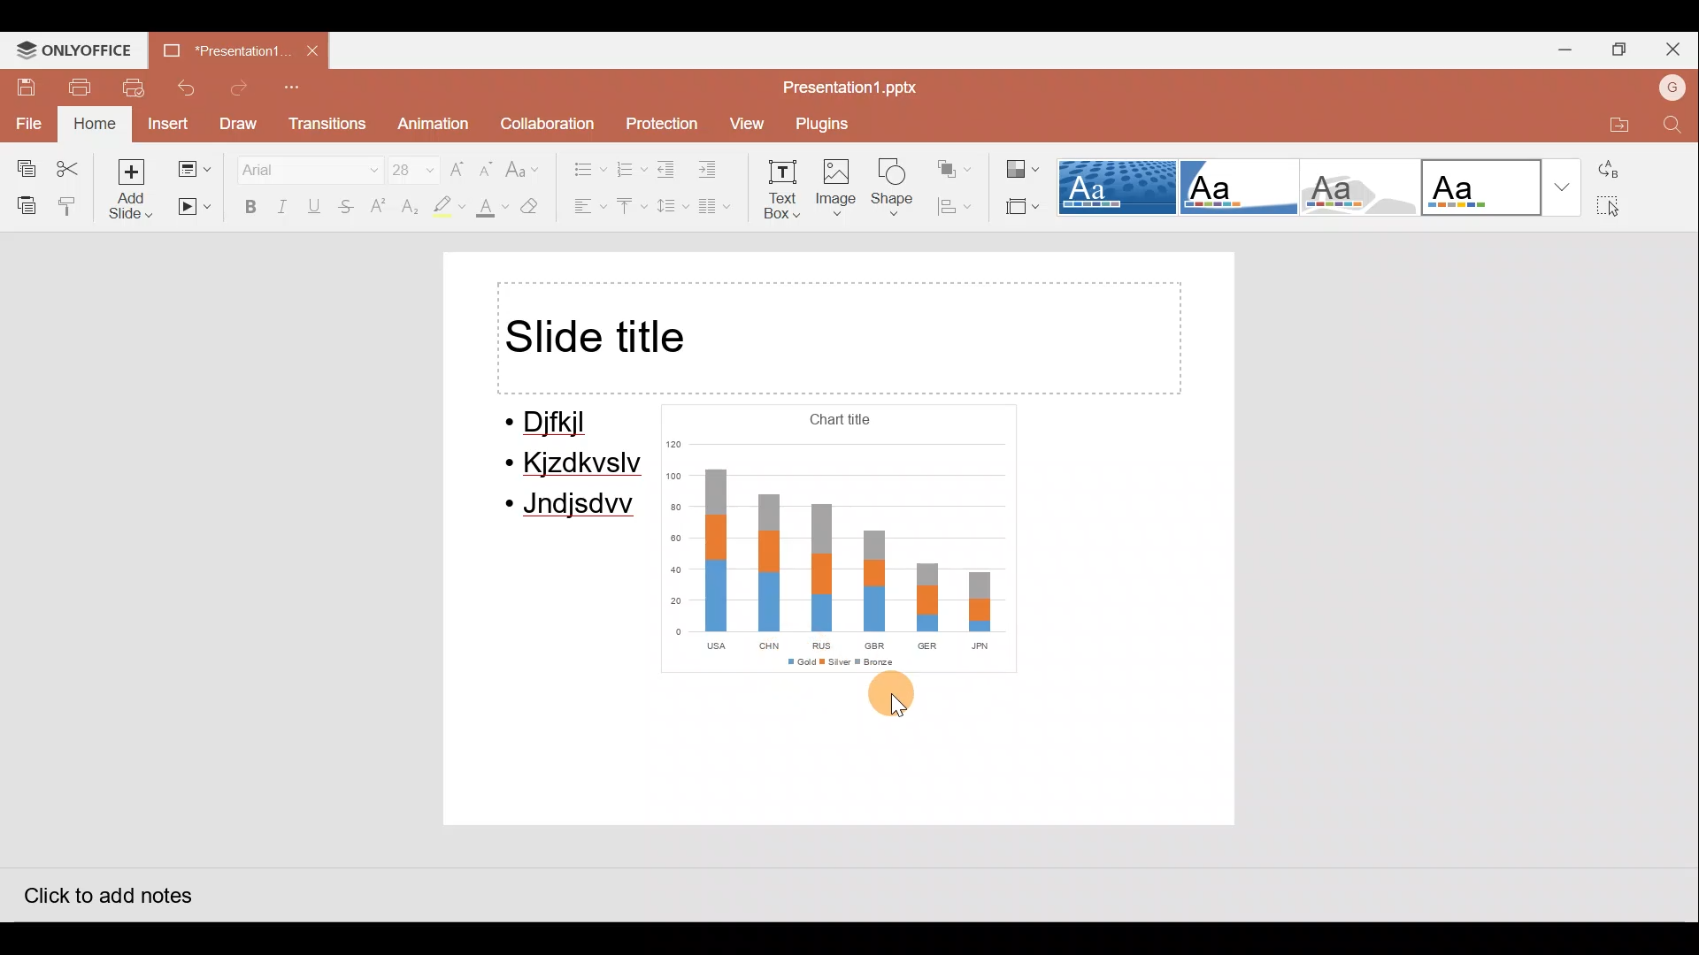 This screenshot has height=955, width=1699. What do you see at coordinates (430, 125) in the screenshot?
I see `Animation` at bounding box center [430, 125].